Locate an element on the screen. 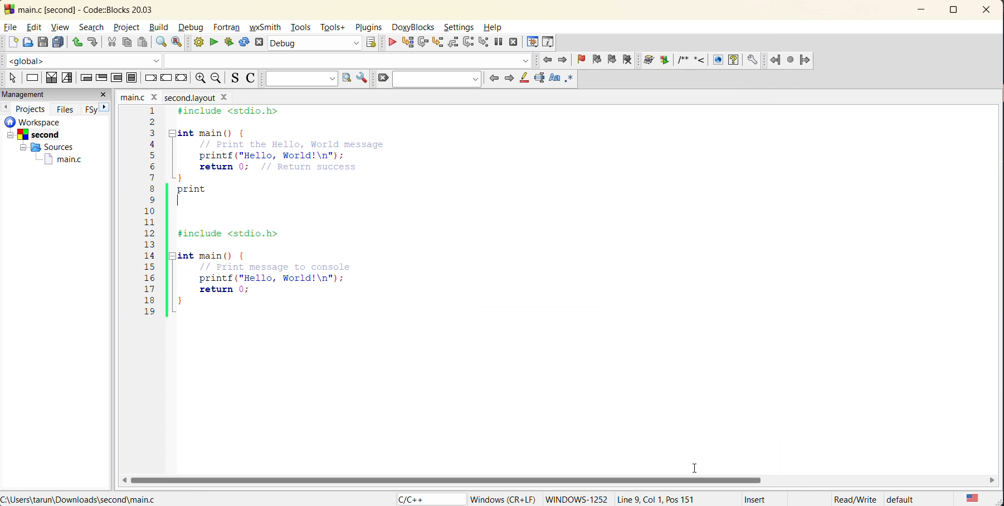 This screenshot has width=1004, height=506. Insert is located at coordinates (755, 499).